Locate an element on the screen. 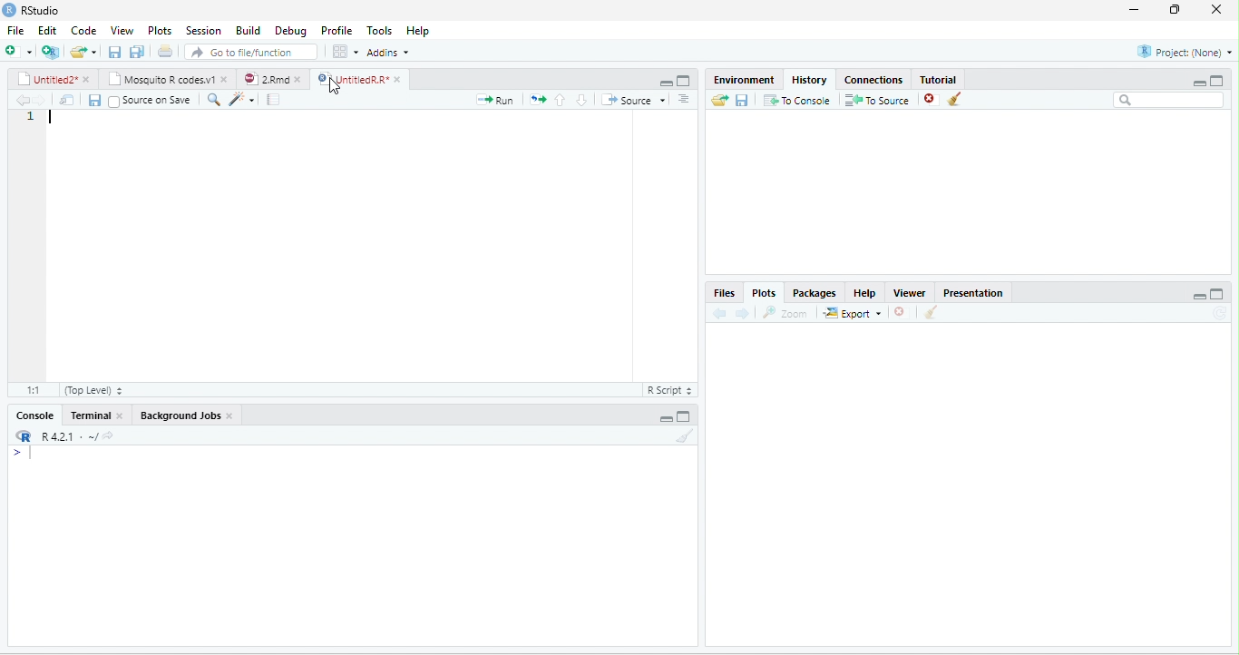  source is located at coordinates (636, 100).